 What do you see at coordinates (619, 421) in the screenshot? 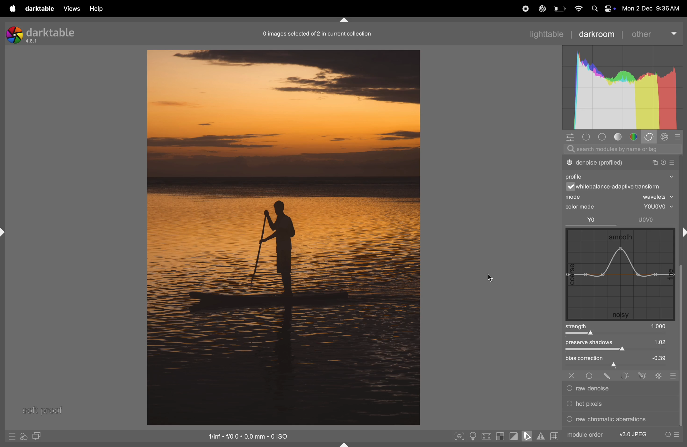
I see `raw chromatic ` at bounding box center [619, 421].